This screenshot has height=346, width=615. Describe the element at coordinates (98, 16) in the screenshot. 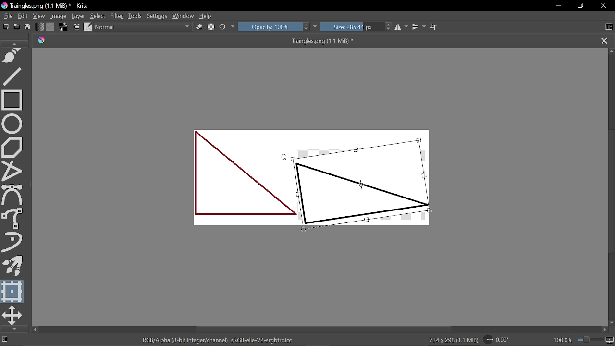

I see `Select` at that location.